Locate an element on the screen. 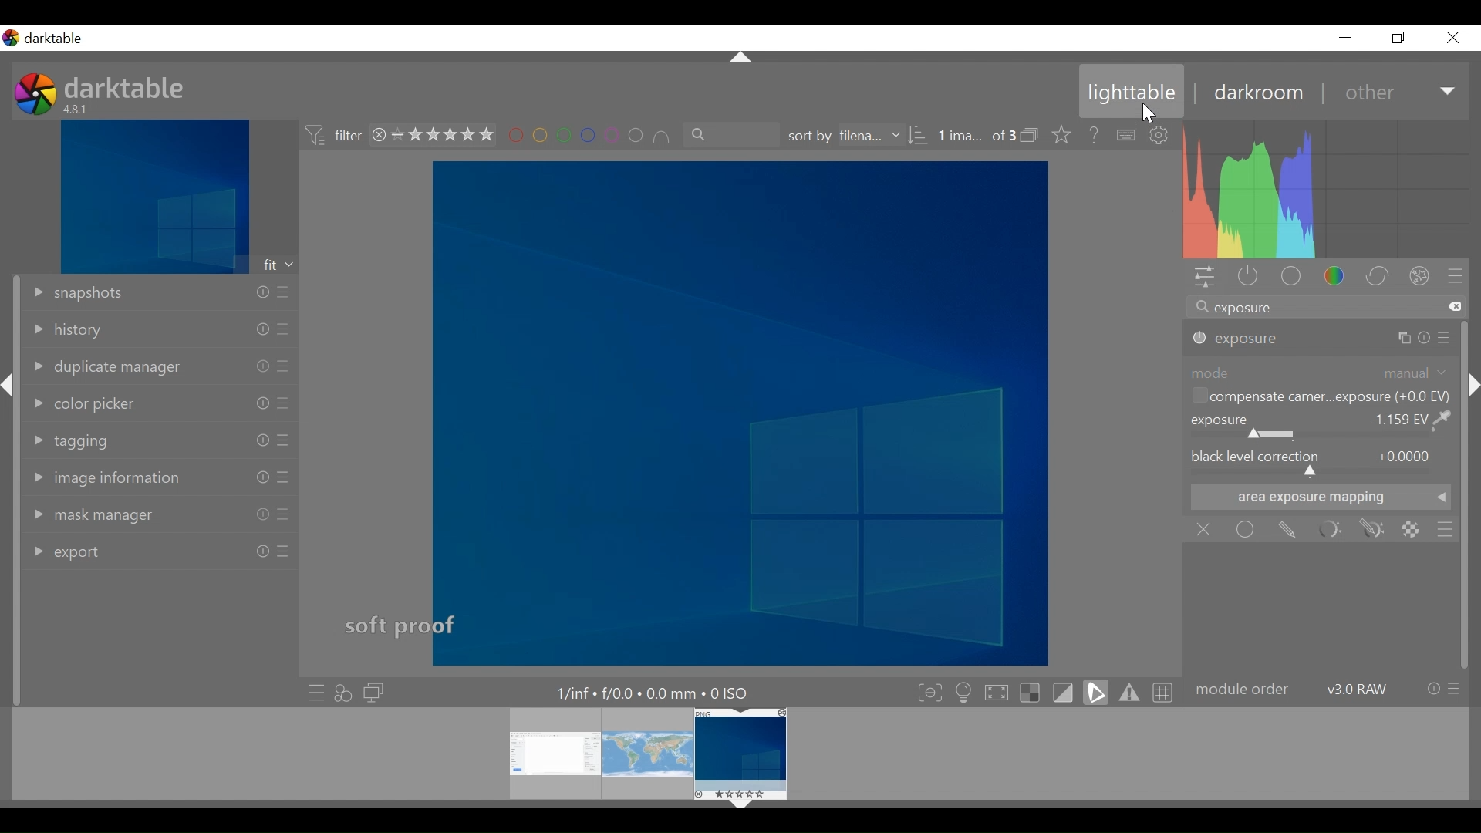 The height and width of the screenshot is (833, 1481). drawn and parametric mask is located at coordinates (1372, 530).